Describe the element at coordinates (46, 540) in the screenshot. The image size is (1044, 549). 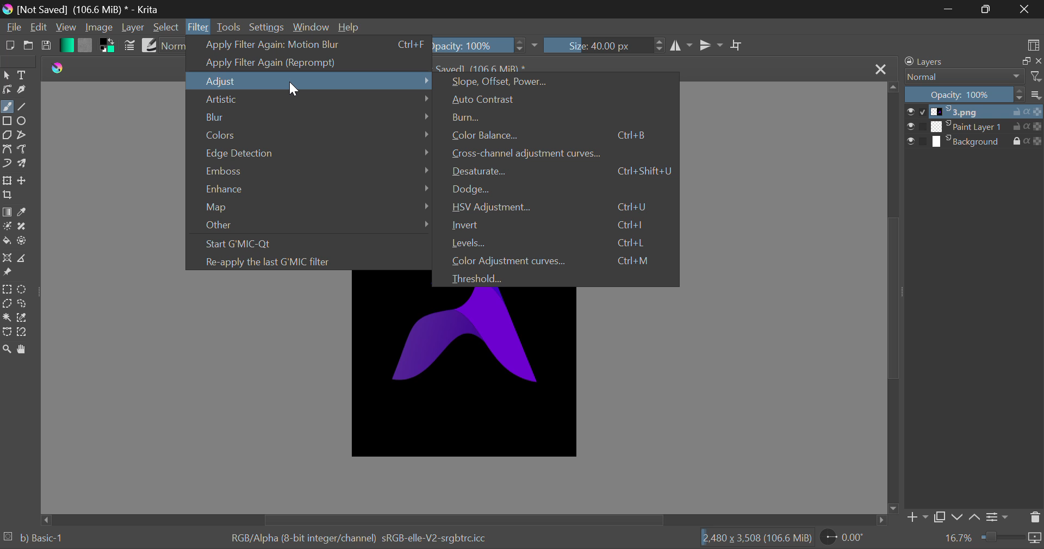
I see `b) Basic 1` at that location.